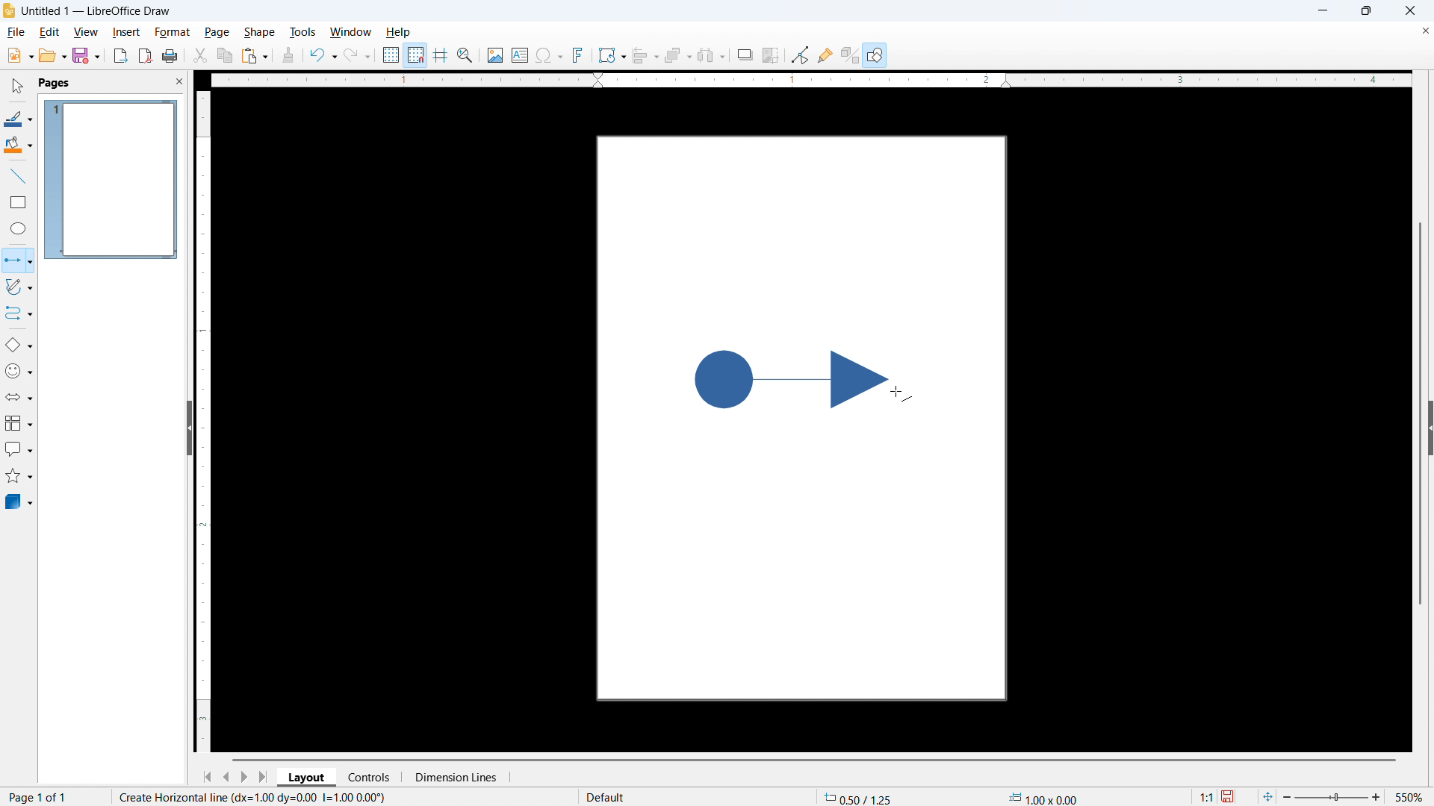 This screenshot has height=806, width=1434. I want to click on Vertical ruler , so click(204, 422).